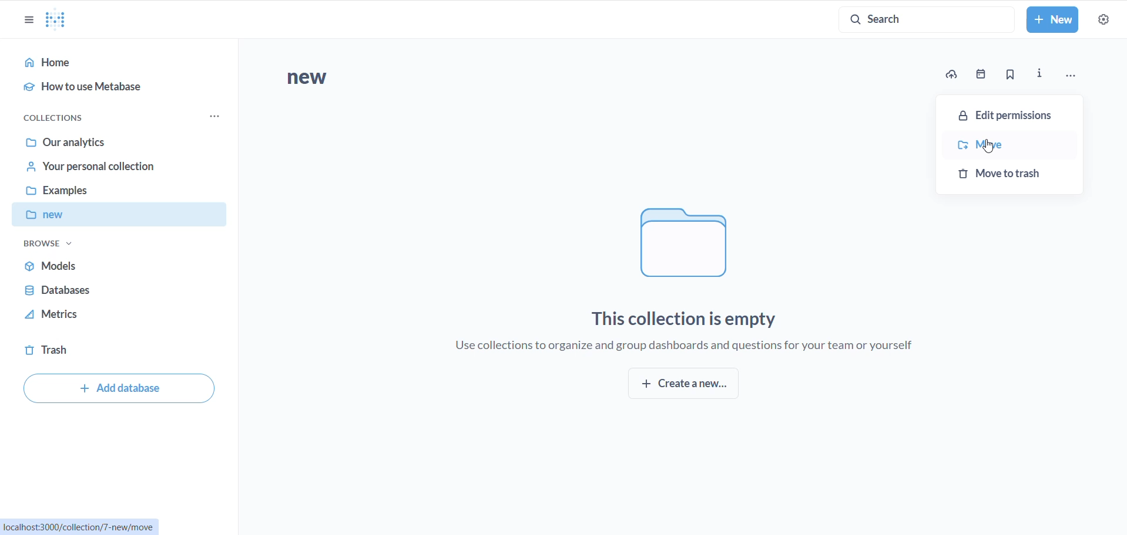 The height and width of the screenshot is (535, 1127). Describe the element at coordinates (927, 19) in the screenshot. I see `SEARCH  BUTTON` at that location.